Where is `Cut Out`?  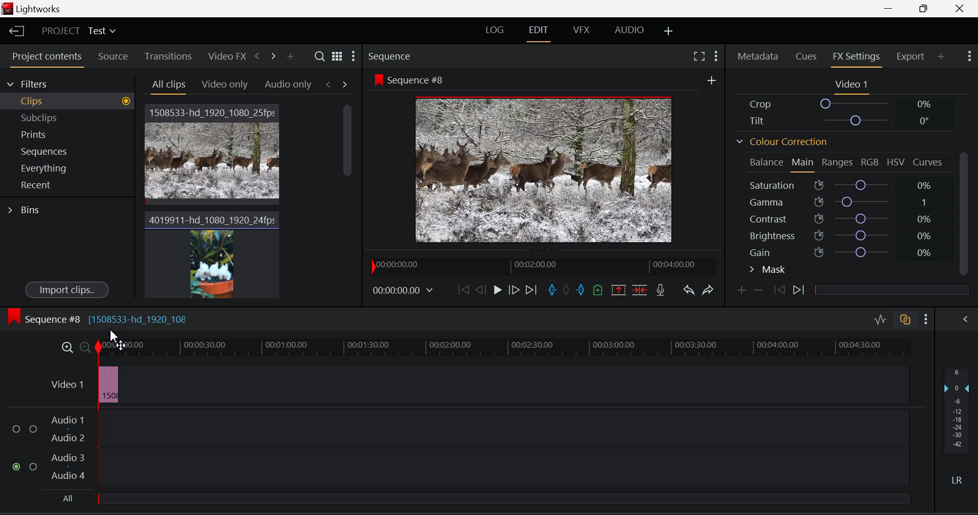 Cut Out is located at coordinates (581, 291).